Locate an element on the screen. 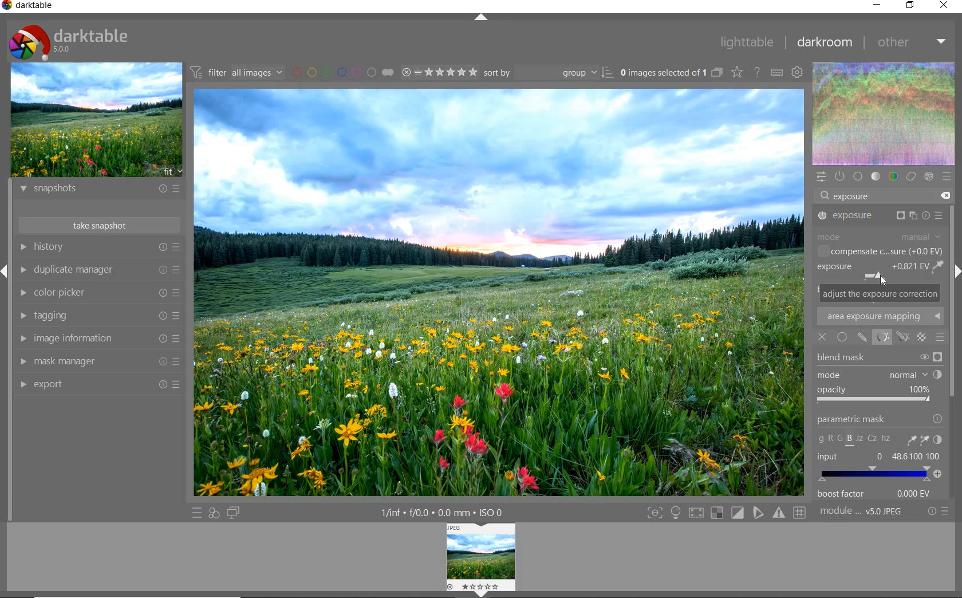  DELETE is located at coordinates (946, 196).